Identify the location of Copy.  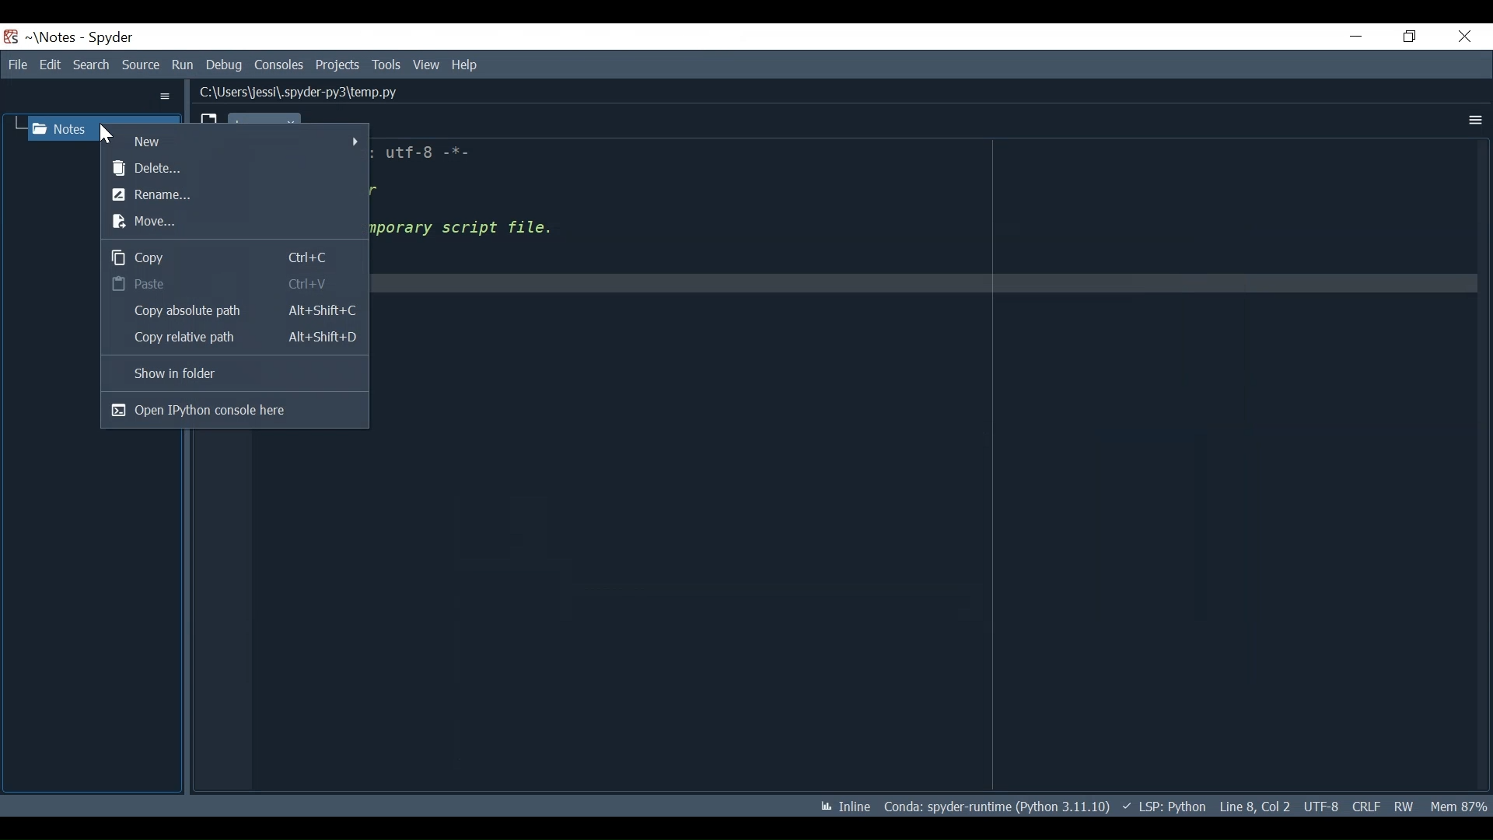
(232, 256).